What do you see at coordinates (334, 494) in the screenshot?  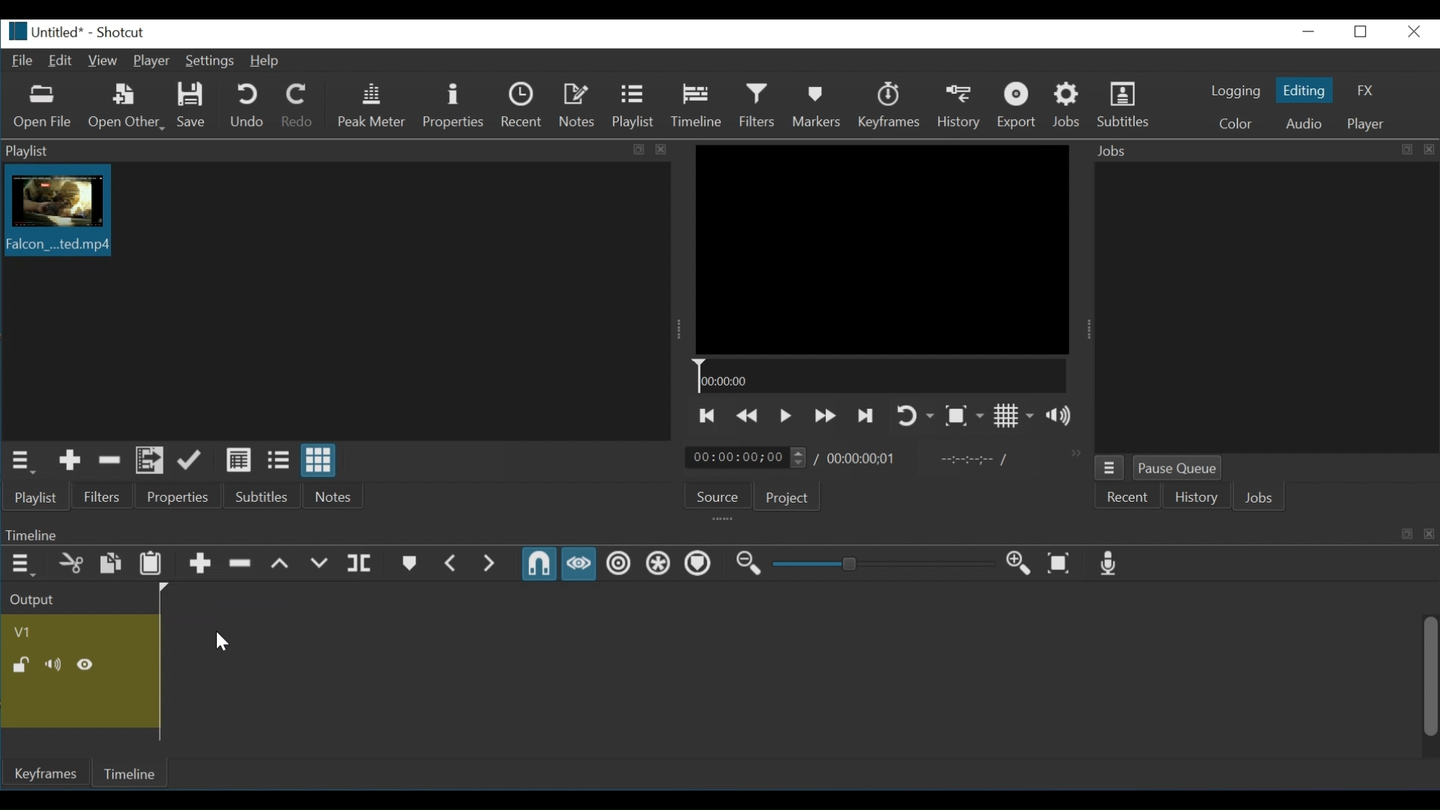 I see `Notes` at bounding box center [334, 494].